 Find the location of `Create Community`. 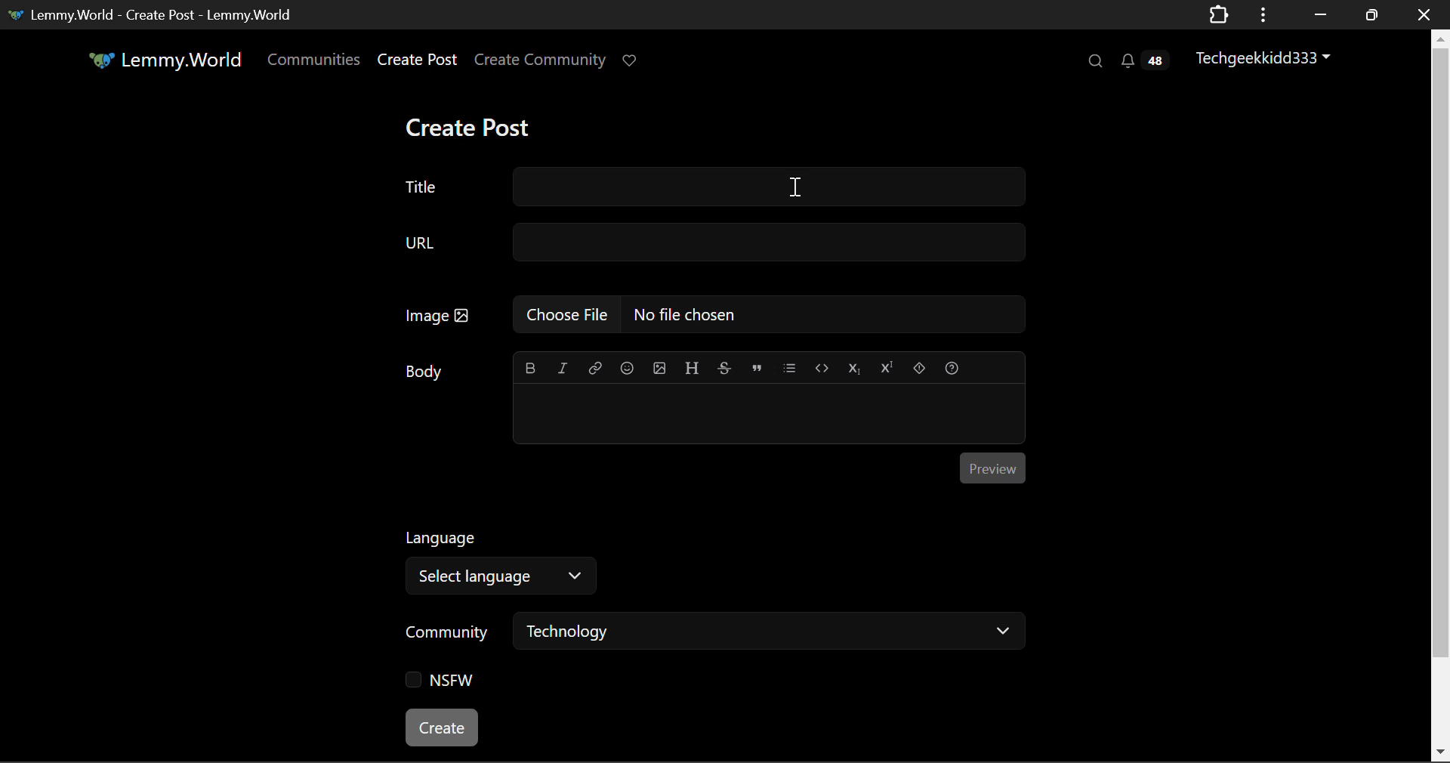

Create Community is located at coordinates (540, 62).